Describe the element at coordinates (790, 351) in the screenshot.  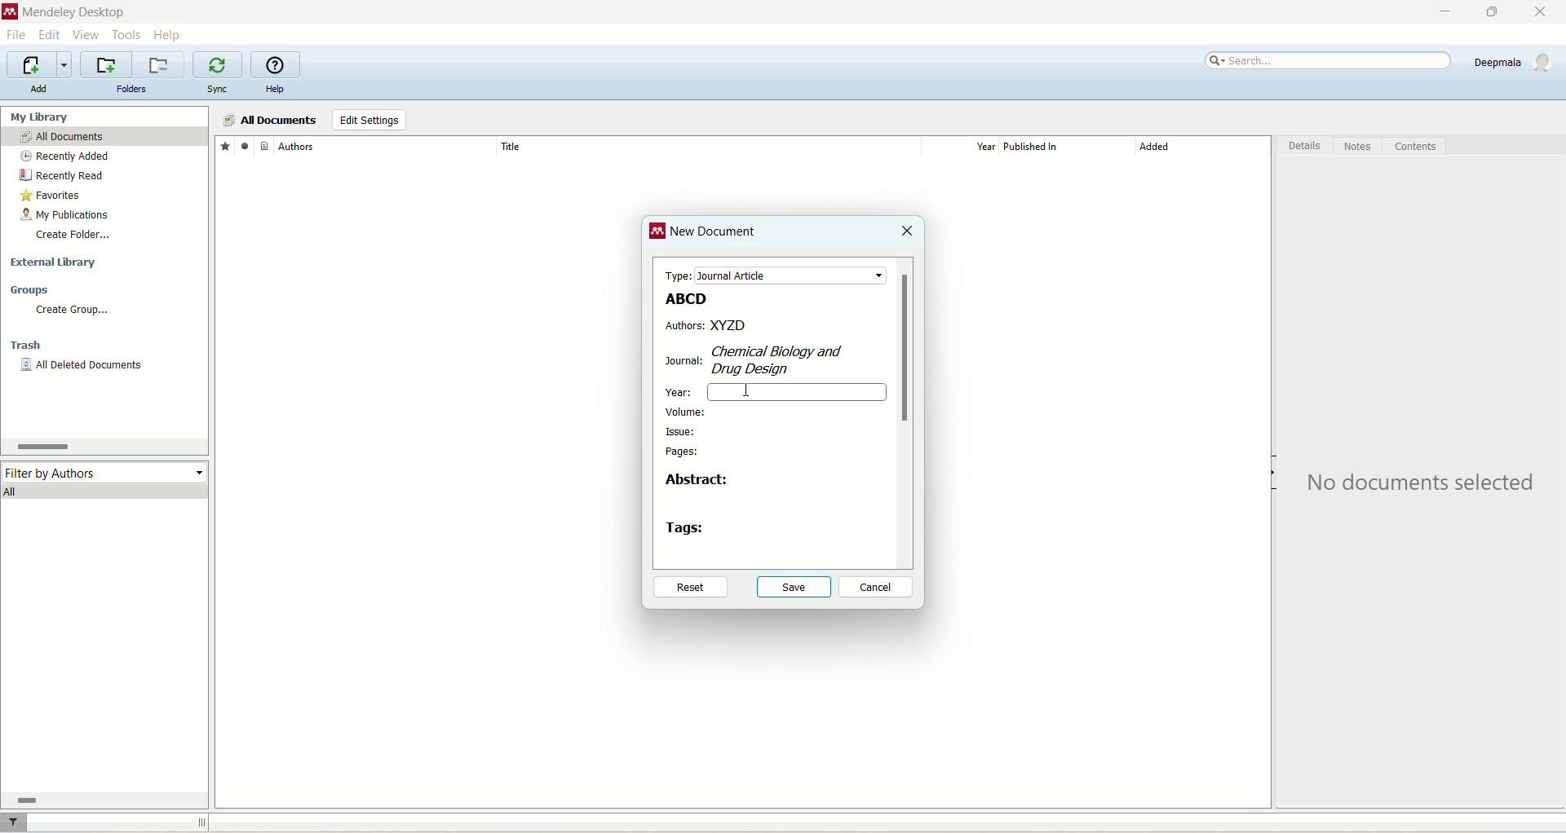
I see `CH` at that location.